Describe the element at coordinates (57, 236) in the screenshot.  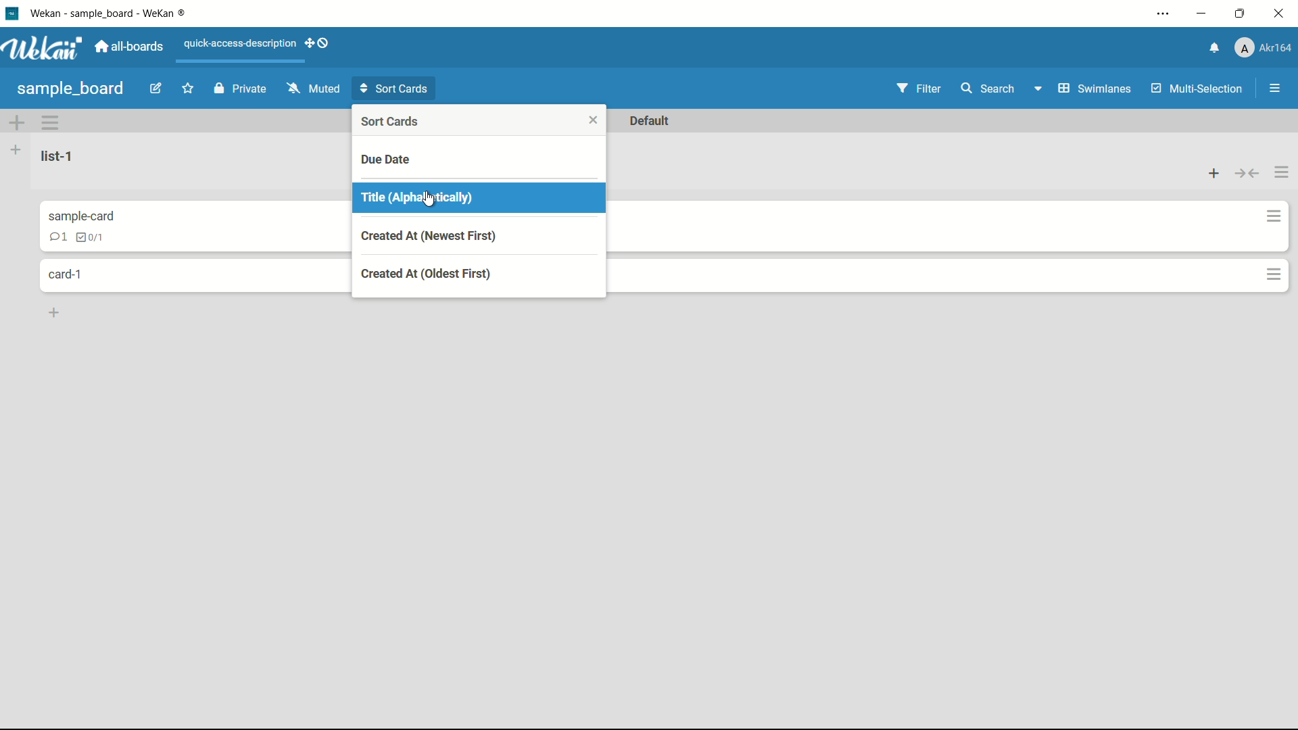
I see `comments` at that location.